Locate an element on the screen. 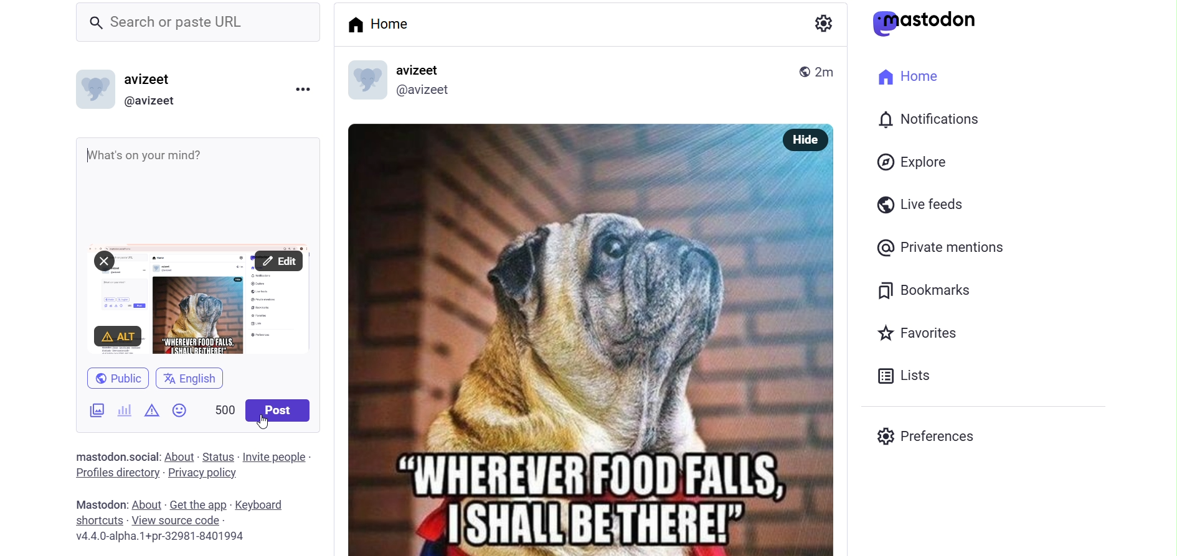  more is located at coordinates (303, 88).